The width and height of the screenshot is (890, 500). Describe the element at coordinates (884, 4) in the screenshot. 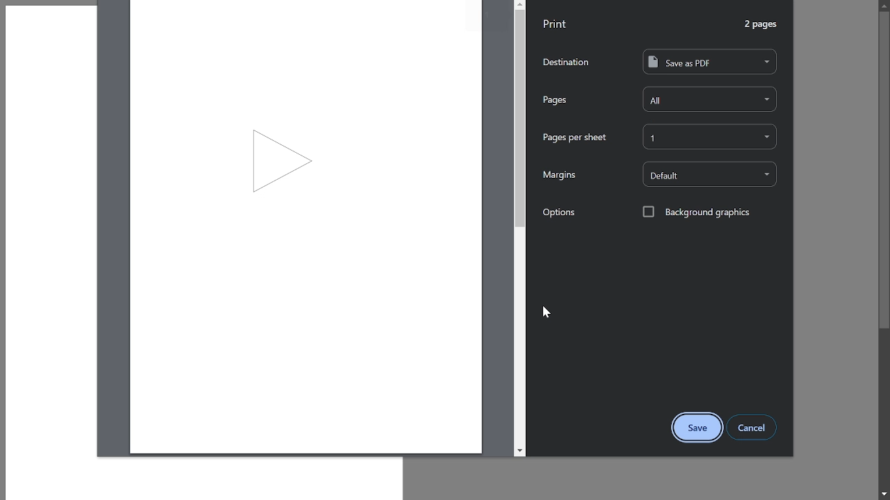

I see `Move up` at that location.